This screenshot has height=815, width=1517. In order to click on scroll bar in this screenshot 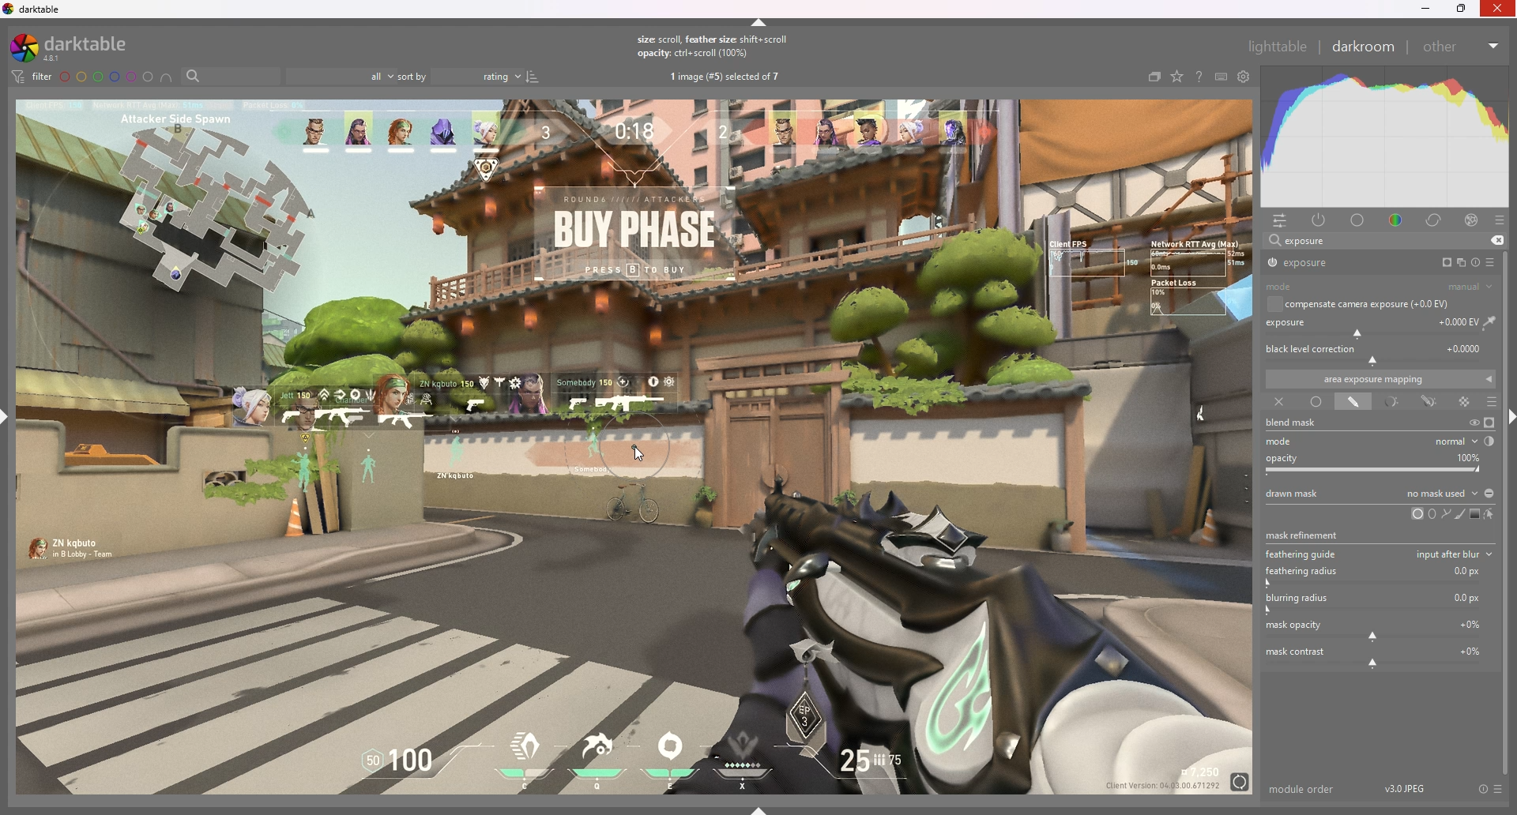, I will do `click(1511, 511)`.